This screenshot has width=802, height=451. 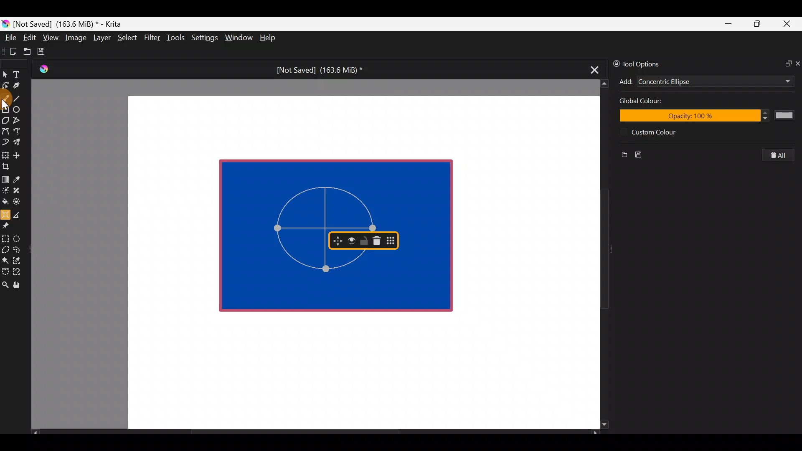 What do you see at coordinates (28, 53) in the screenshot?
I see `Open an existing document` at bounding box center [28, 53].